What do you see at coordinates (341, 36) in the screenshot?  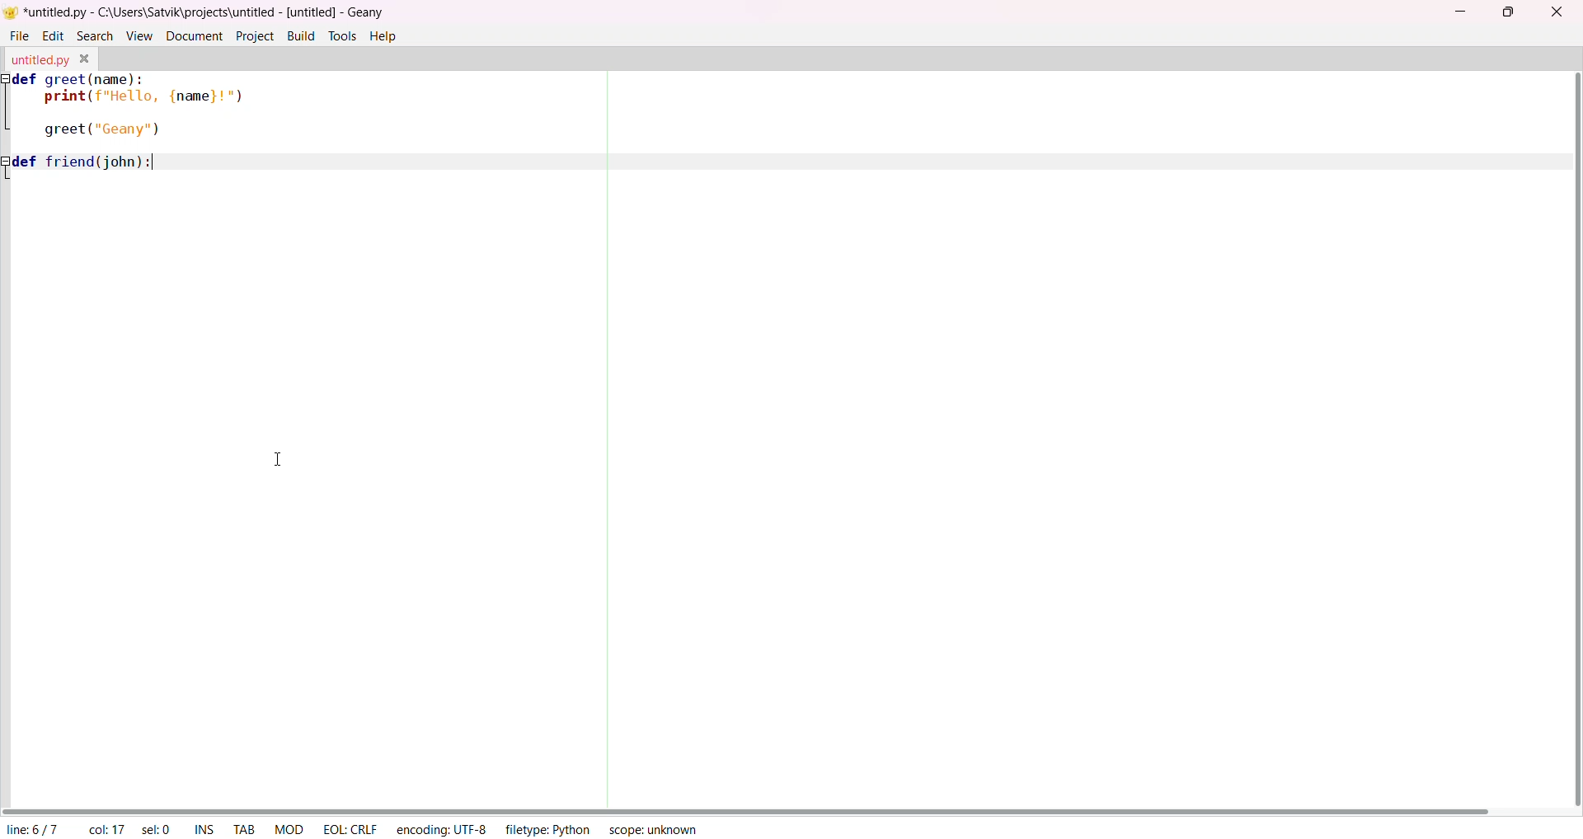 I see `tools` at bounding box center [341, 36].